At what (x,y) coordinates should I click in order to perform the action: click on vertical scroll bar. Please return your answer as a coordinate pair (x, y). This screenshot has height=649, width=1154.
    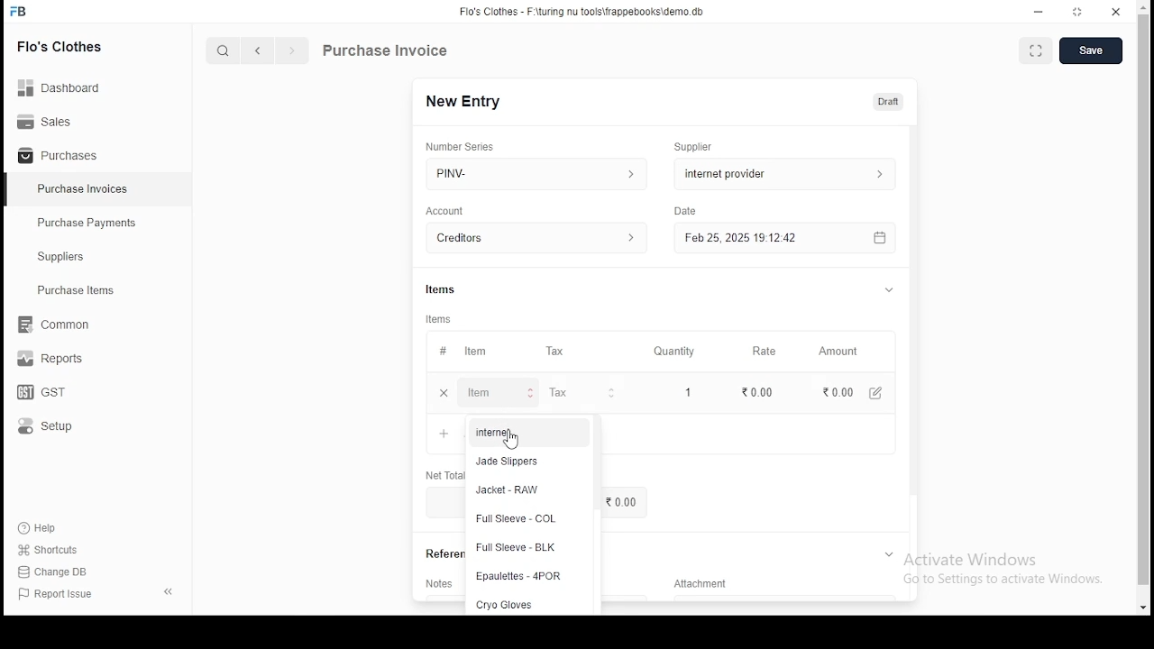
    Looking at the image, I should click on (1144, 300).